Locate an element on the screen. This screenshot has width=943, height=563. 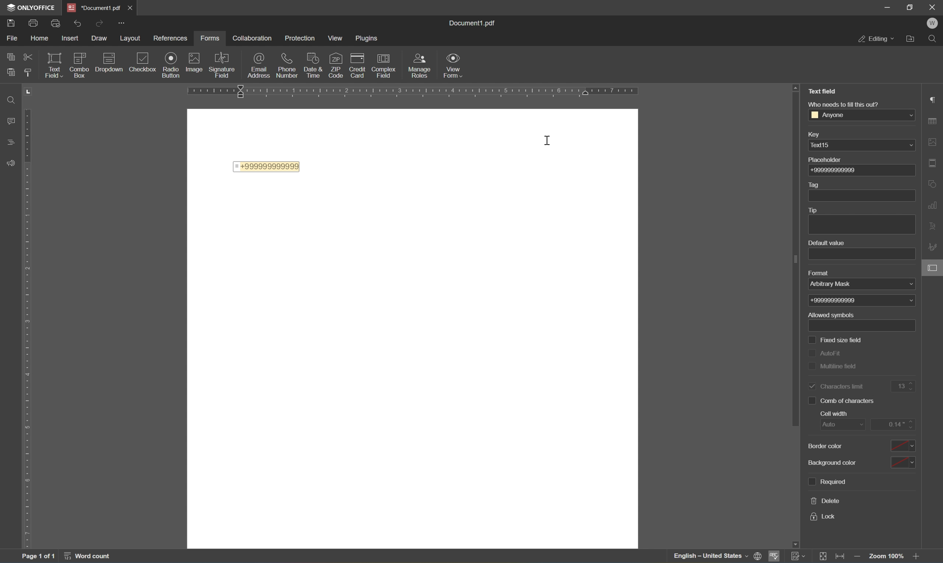
draw is located at coordinates (97, 38).